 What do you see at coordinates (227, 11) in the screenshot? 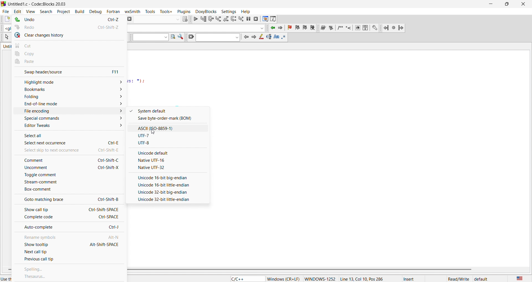
I see `settings` at bounding box center [227, 11].